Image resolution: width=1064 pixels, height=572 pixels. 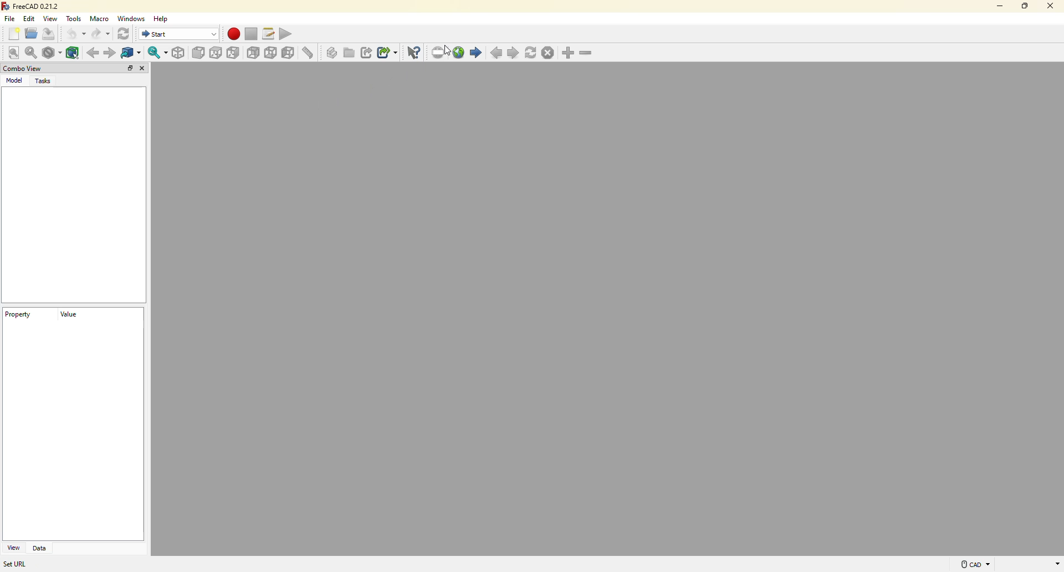 What do you see at coordinates (234, 53) in the screenshot?
I see `right` at bounding box center [234, 53].